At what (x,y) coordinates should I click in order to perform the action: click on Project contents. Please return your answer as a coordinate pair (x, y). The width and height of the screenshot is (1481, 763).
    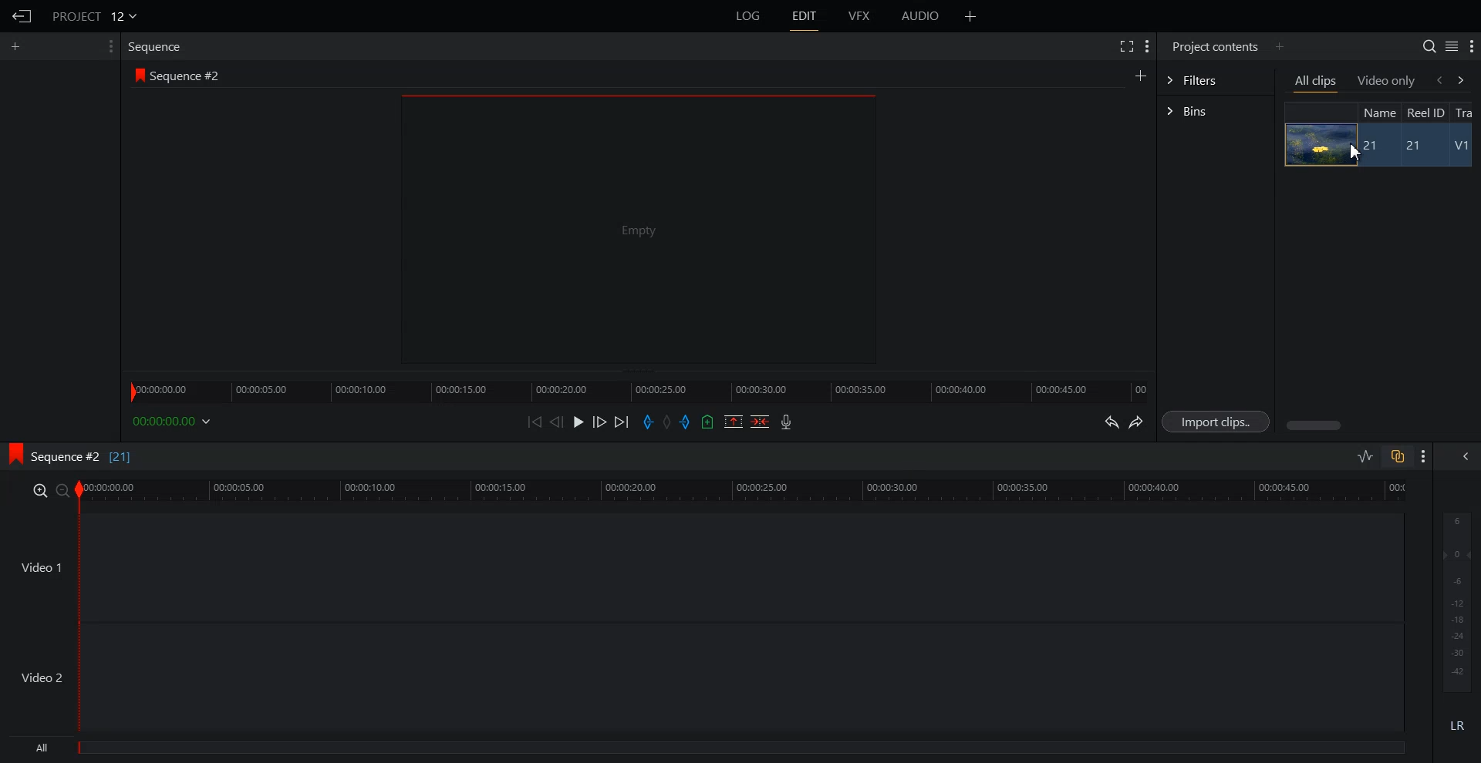
    Looking at the image, I should click on (1213, 45).